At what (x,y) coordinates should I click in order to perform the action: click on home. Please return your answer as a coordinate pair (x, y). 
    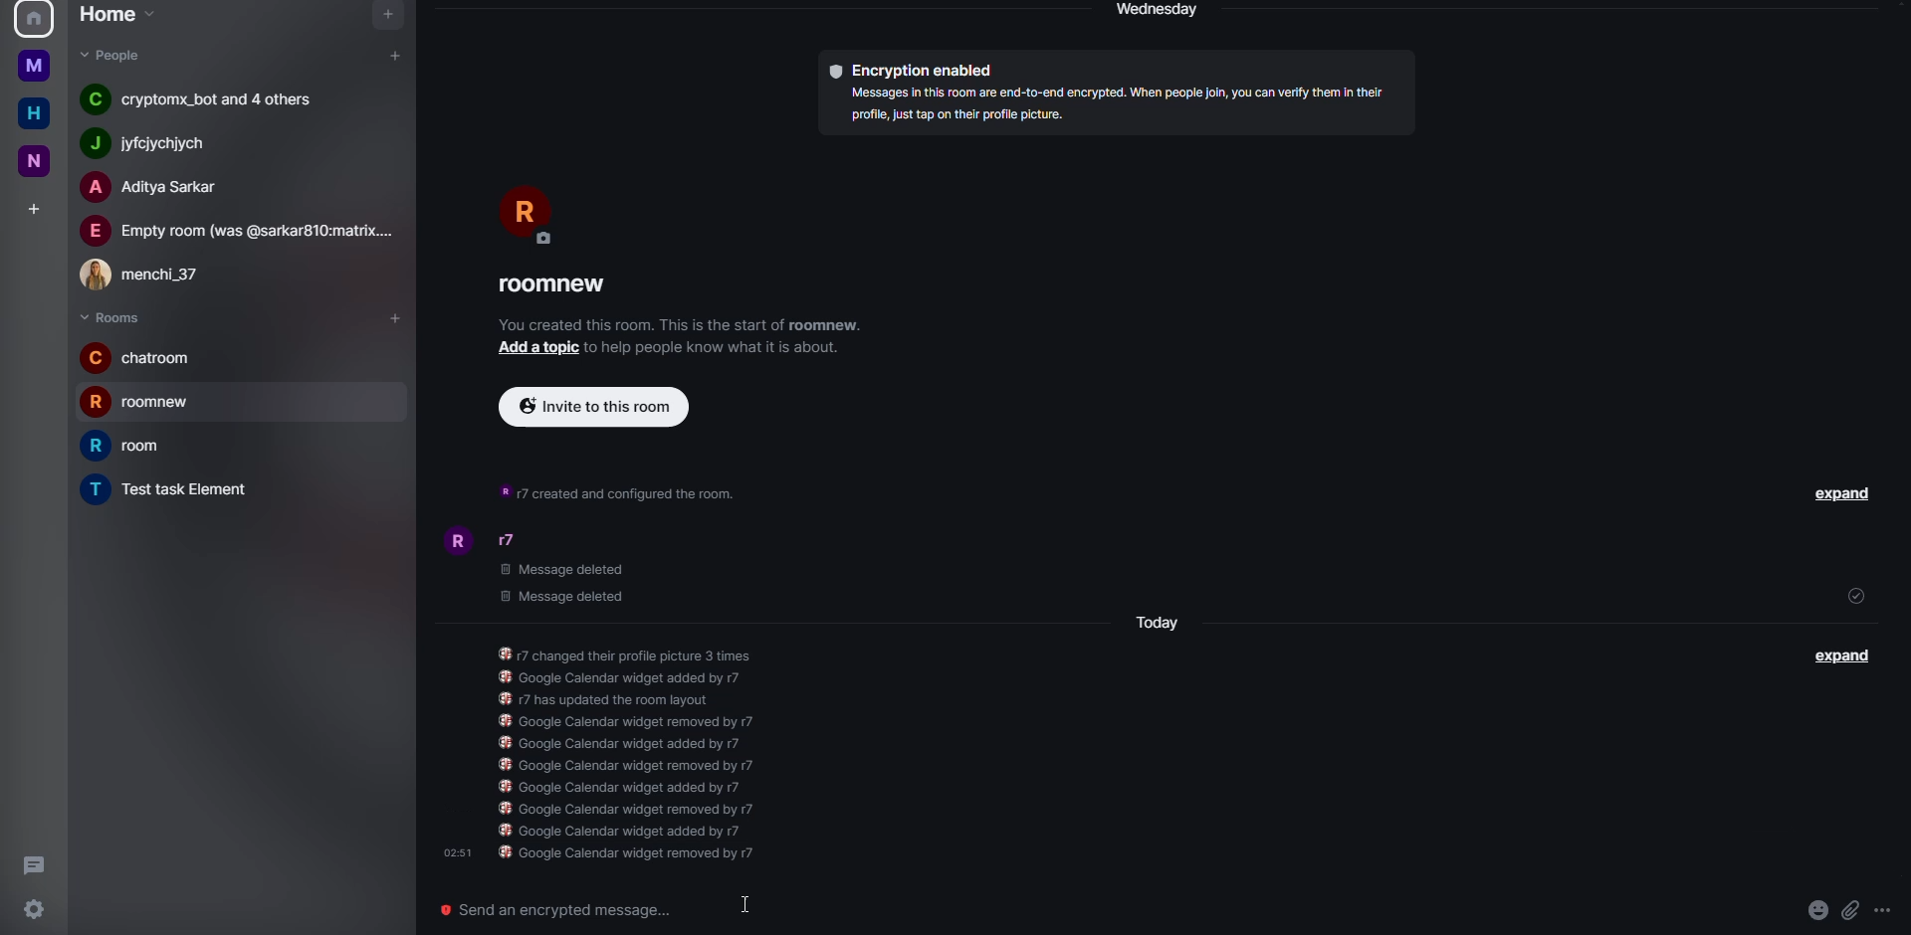
    Looking at the image, I should click on (36, 64).